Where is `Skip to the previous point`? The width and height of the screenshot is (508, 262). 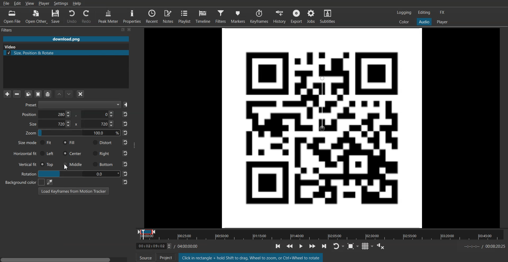
Skip to the previous point is located at coordinates (278, 246).